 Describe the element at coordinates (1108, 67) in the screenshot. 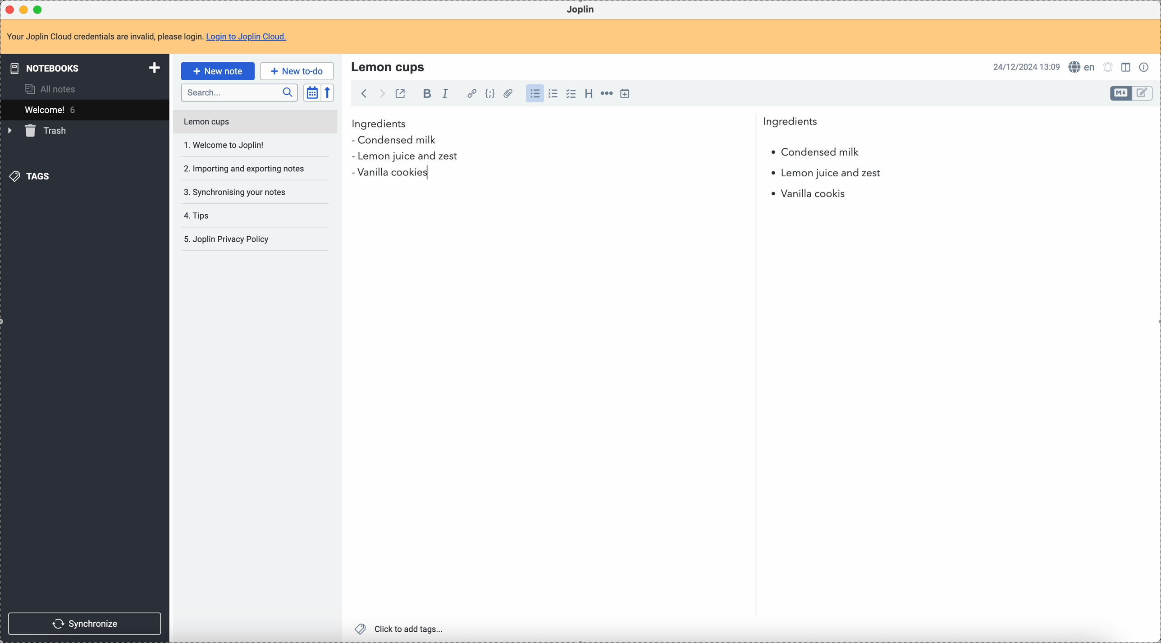

I see `set notifications` at that location.